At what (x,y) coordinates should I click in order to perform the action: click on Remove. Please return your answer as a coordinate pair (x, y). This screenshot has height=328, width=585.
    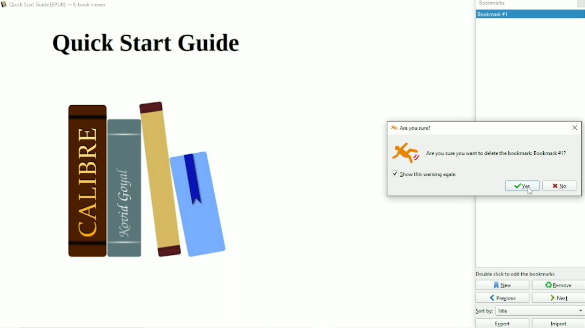
    Looking at the image, I should click on (559, 285).